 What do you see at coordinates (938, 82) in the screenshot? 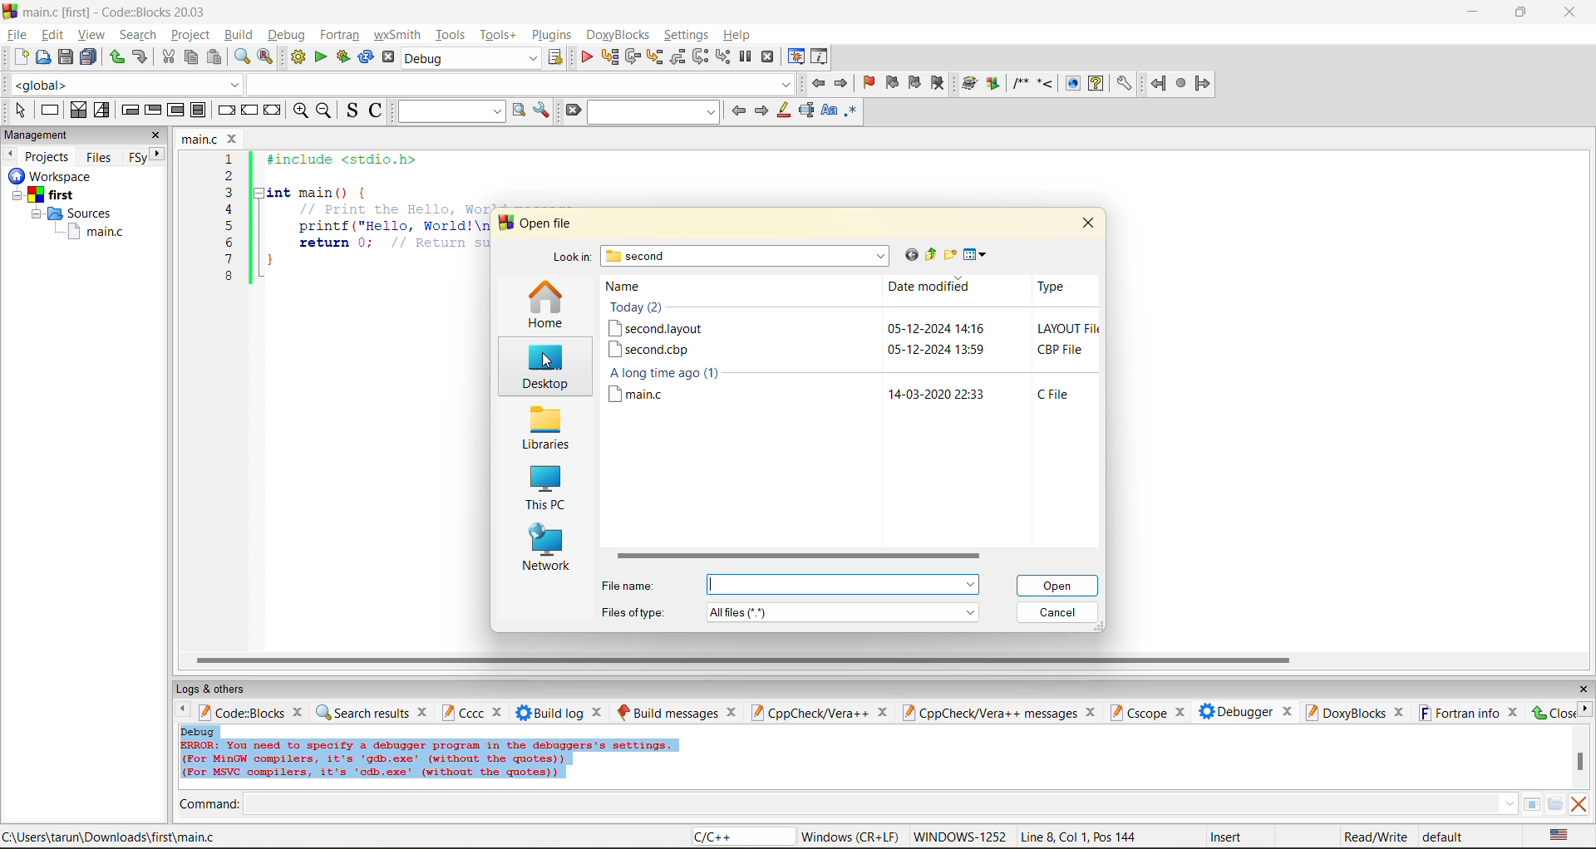
I see `clear bookmark` at bounding box center [938, 82].